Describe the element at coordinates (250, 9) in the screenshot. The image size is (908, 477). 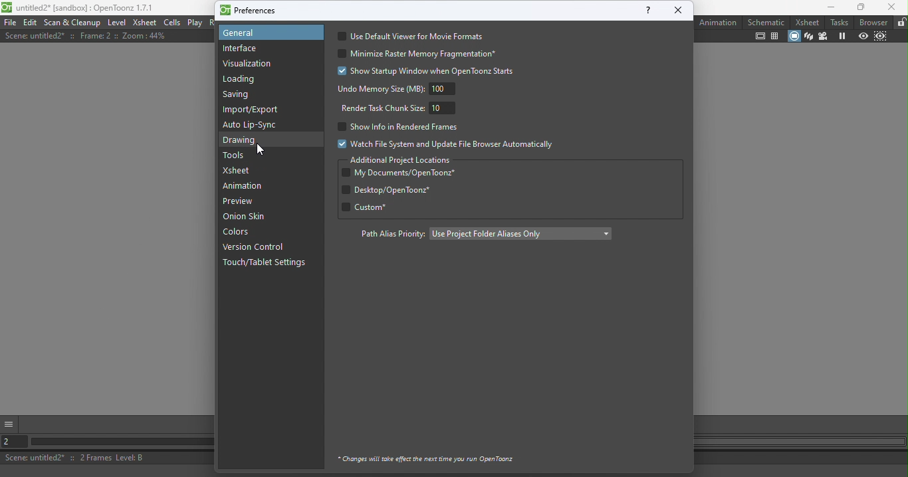
I see `Preferences` at that location.